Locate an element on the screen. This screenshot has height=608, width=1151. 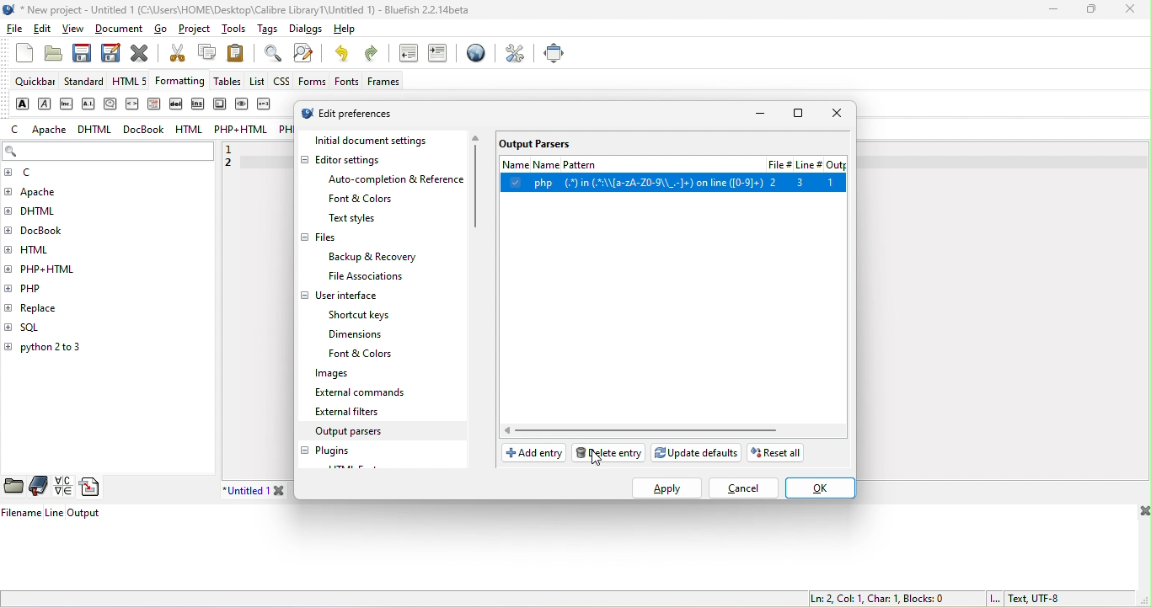
minimize is located at coordinates (1051, 10).